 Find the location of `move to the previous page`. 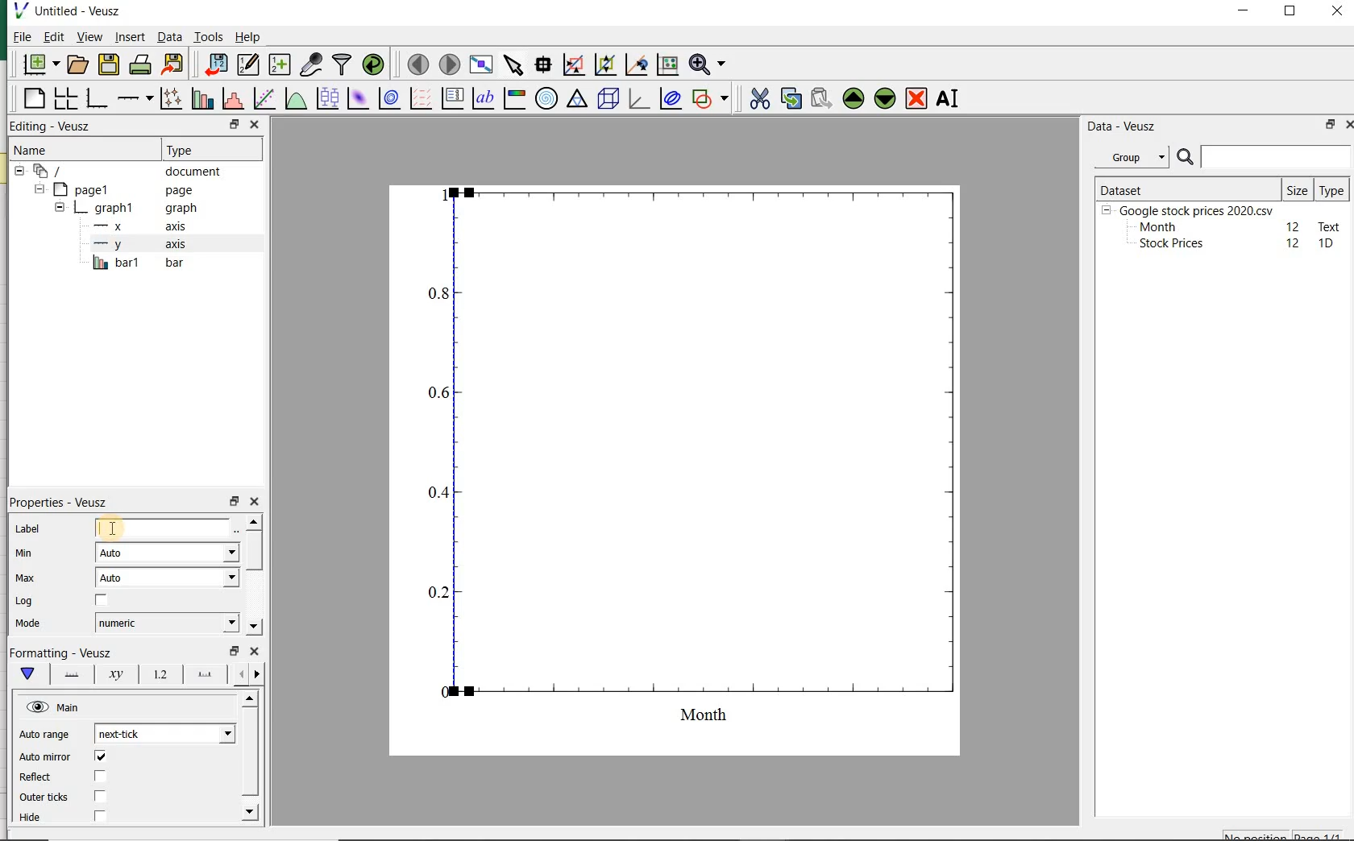

move to the previous page is located at coordinates (416, 63).